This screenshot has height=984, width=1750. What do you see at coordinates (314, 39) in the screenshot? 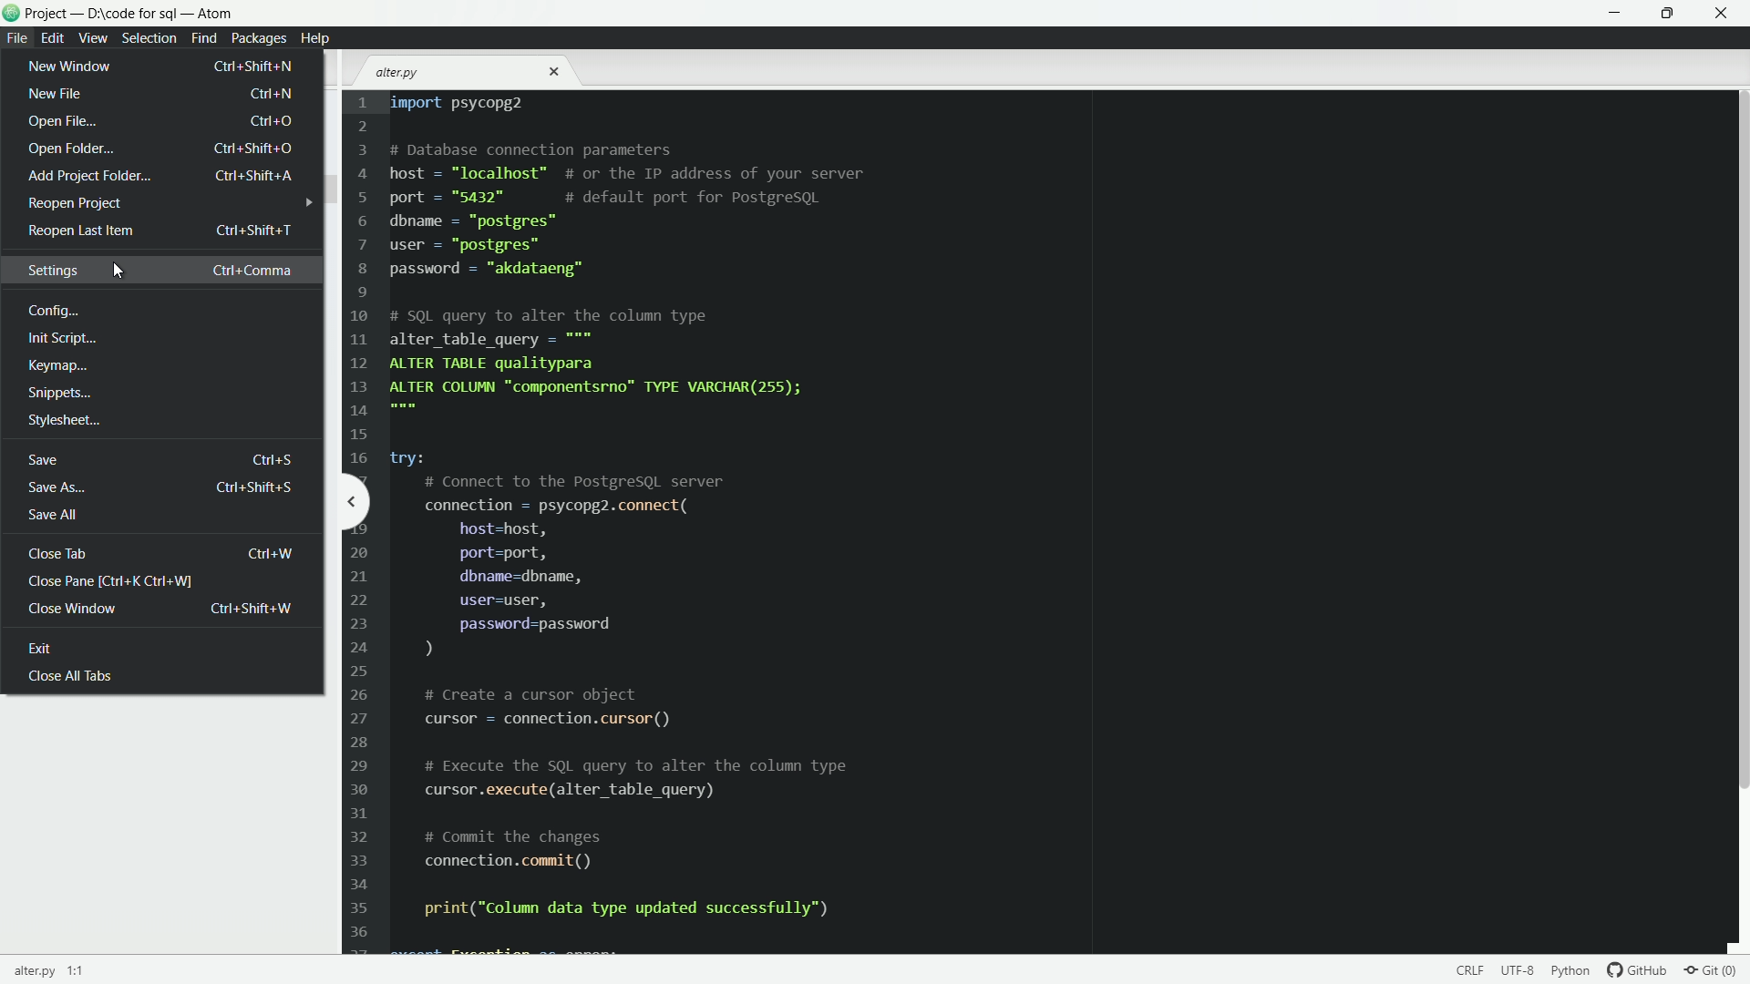
I see `help menu` at bounding box center [314, 39].